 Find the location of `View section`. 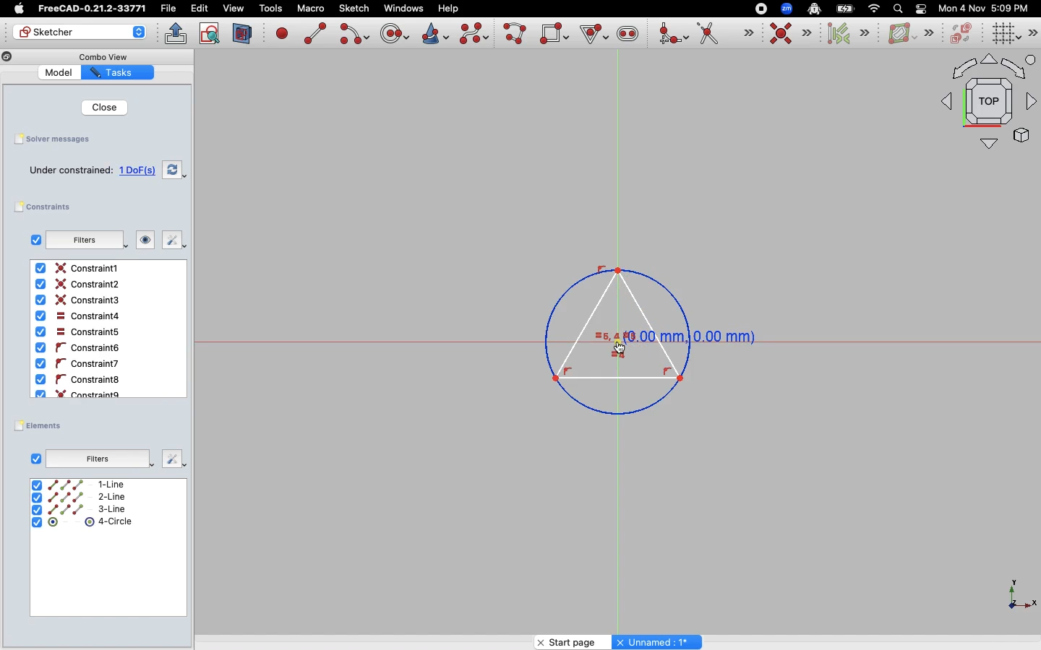

View section is located at coordinates (243, 33).